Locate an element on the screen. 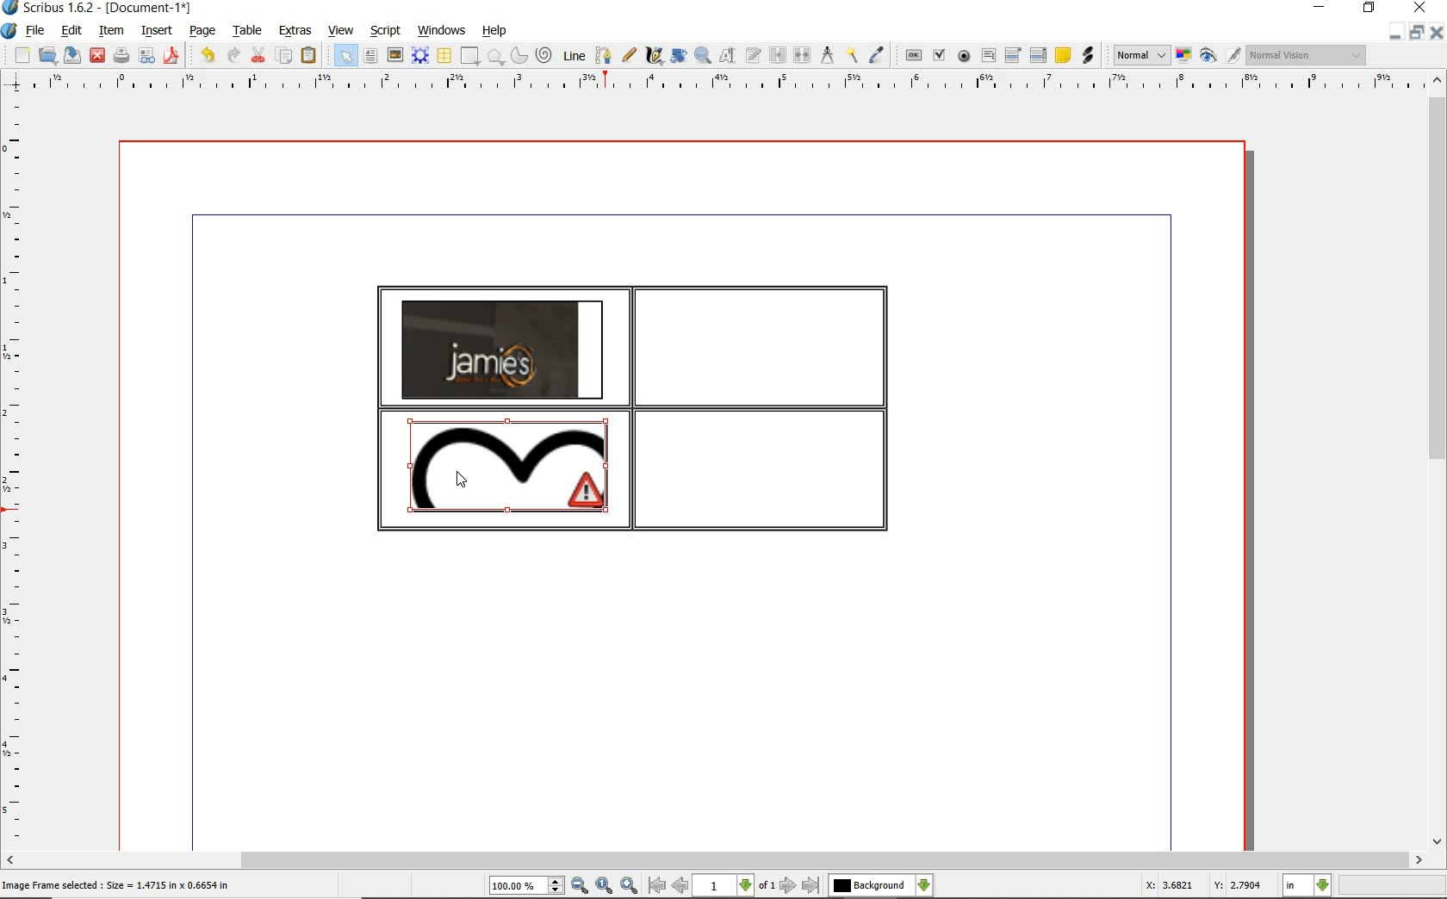  close is located at coordinates (1436, 33).